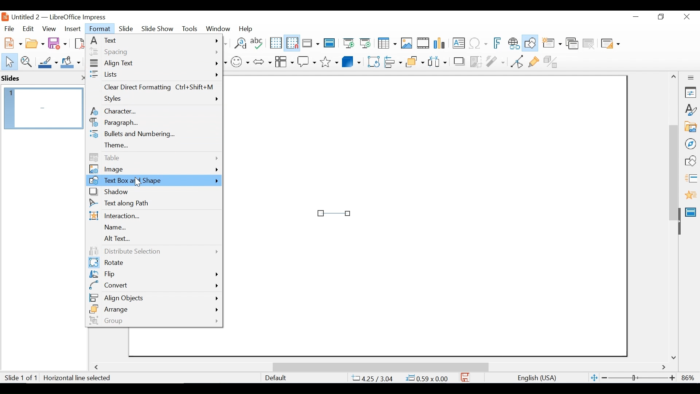 This screenshot has height=394, width=700. What do you see at coordinates (689, 378) in the screenshot?
I see `86%` at bounding box center [689, 378].